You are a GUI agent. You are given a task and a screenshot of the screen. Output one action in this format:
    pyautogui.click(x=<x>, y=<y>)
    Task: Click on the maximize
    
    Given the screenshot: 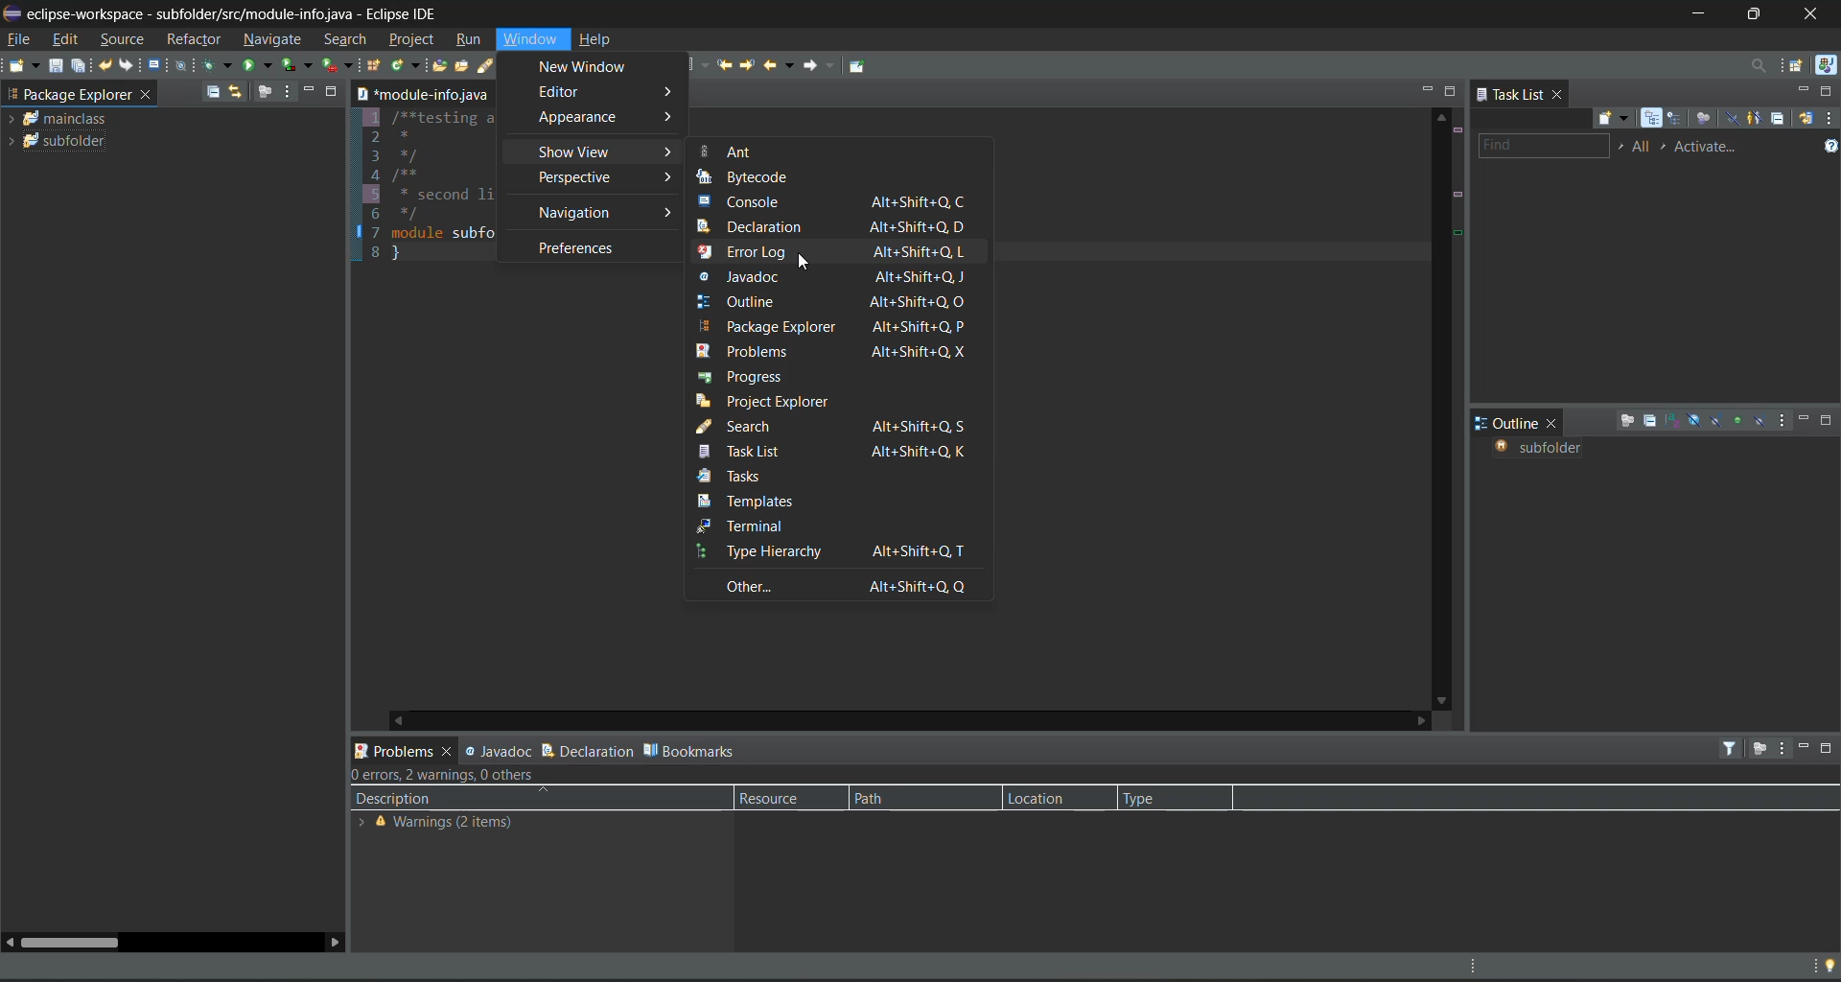 What is the action you would take?
    pyautogui.click(x=338, y=90)
    